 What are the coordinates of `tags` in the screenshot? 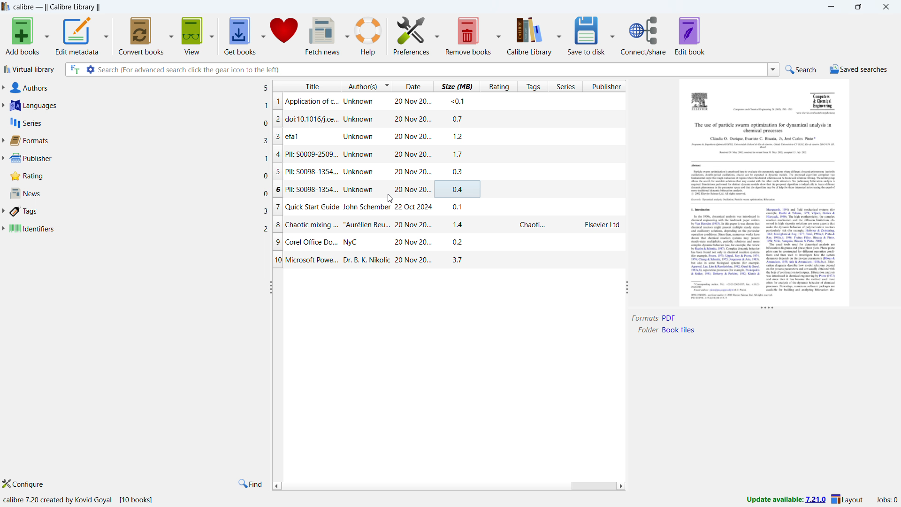 It's located at (136, 211).